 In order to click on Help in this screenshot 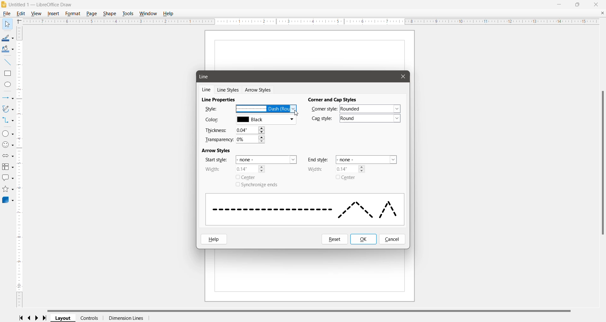, I will do `click(214, 239)`.